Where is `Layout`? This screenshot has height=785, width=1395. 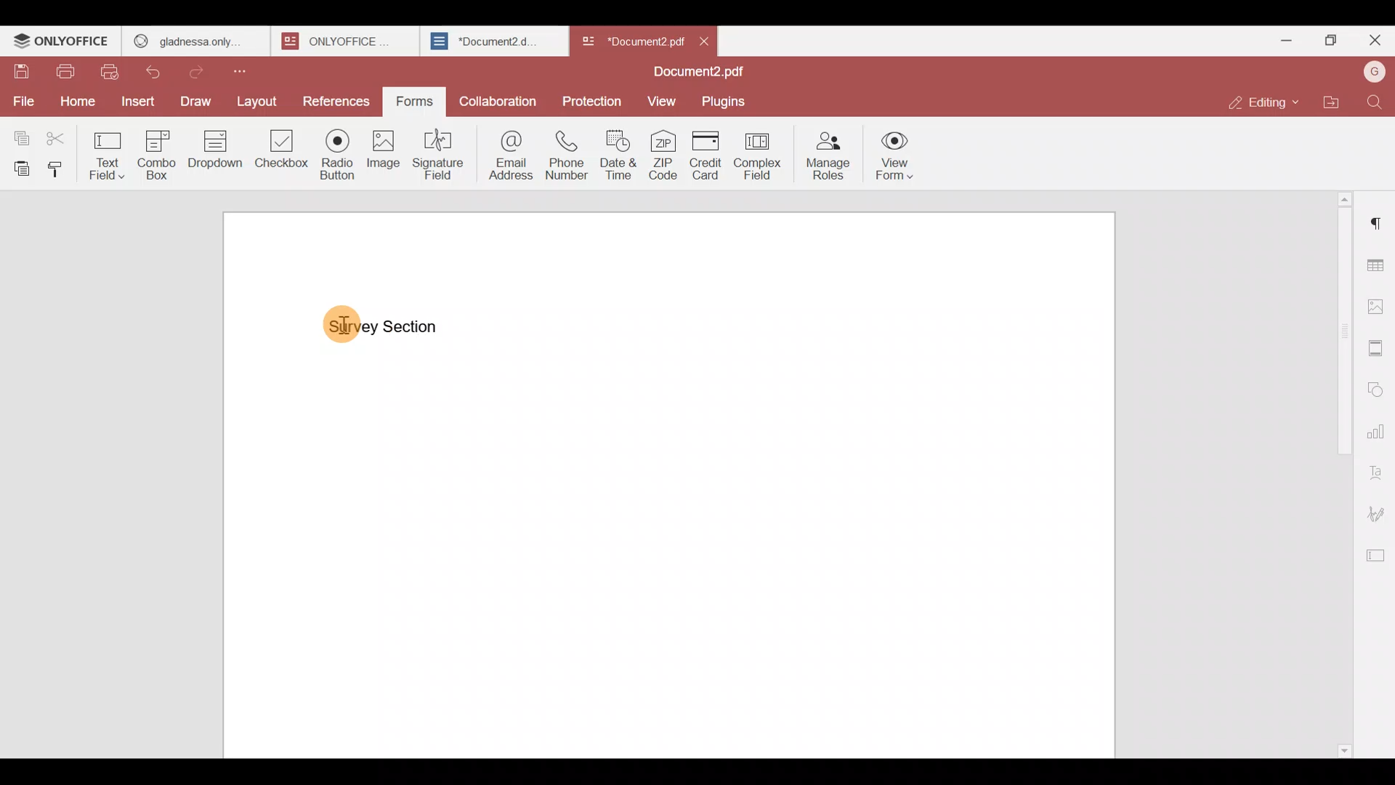 Layout is located at coordinates (258, 98).